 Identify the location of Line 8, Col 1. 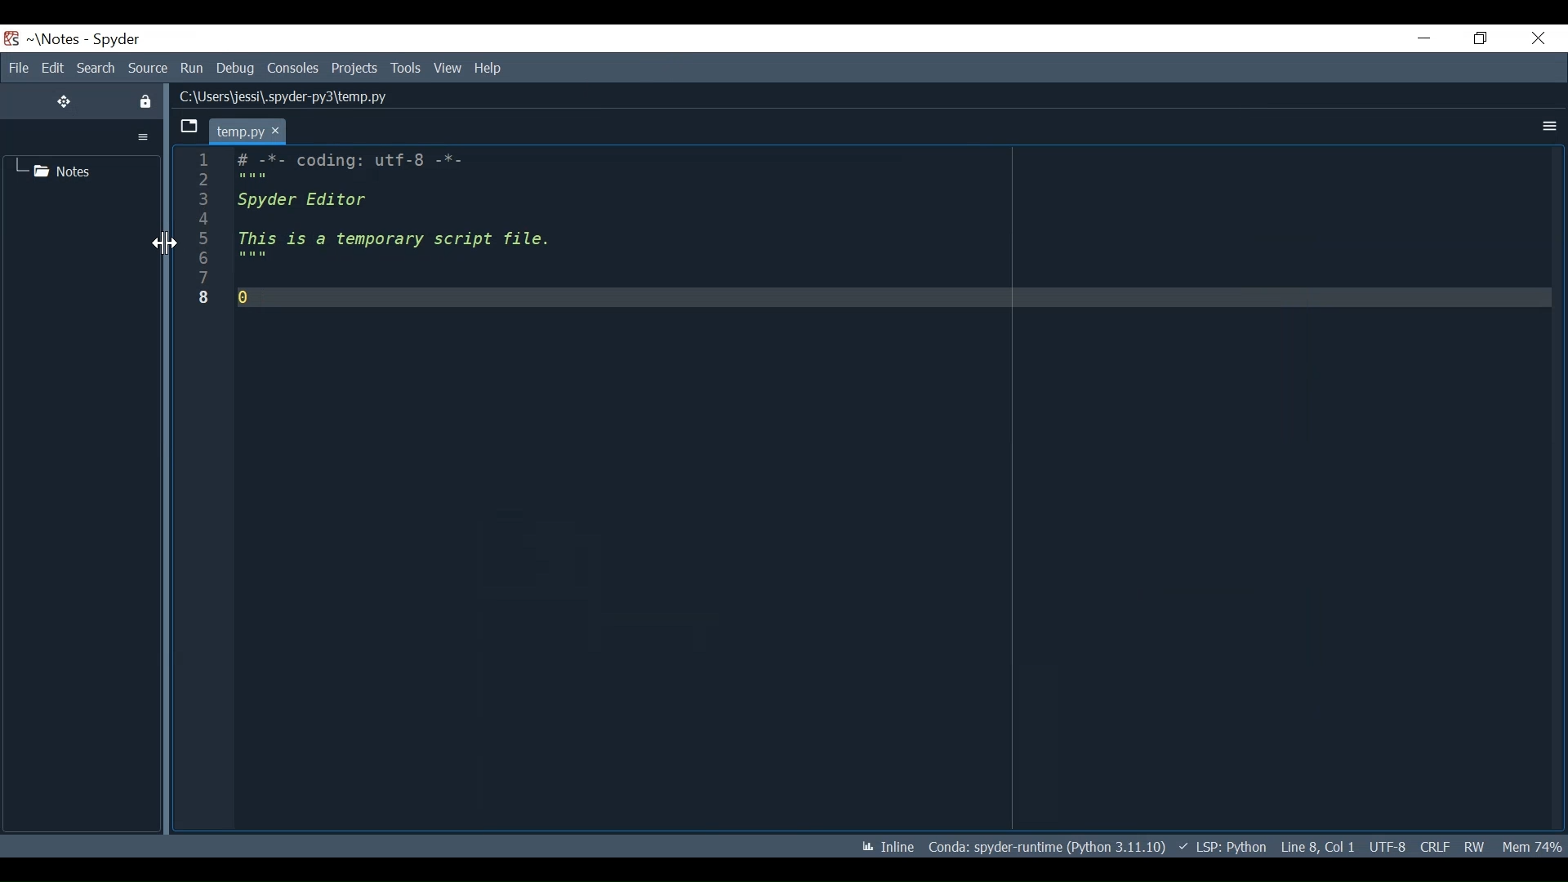
(1316, 846).